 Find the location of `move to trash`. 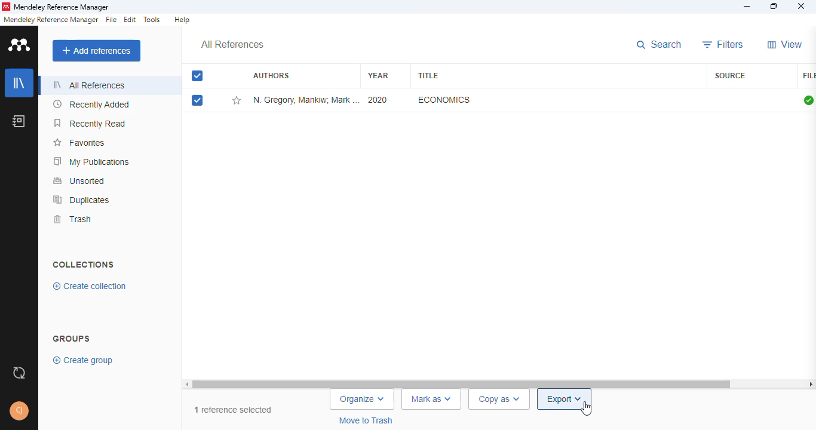

move to trash is located at coordinates (367, 420).